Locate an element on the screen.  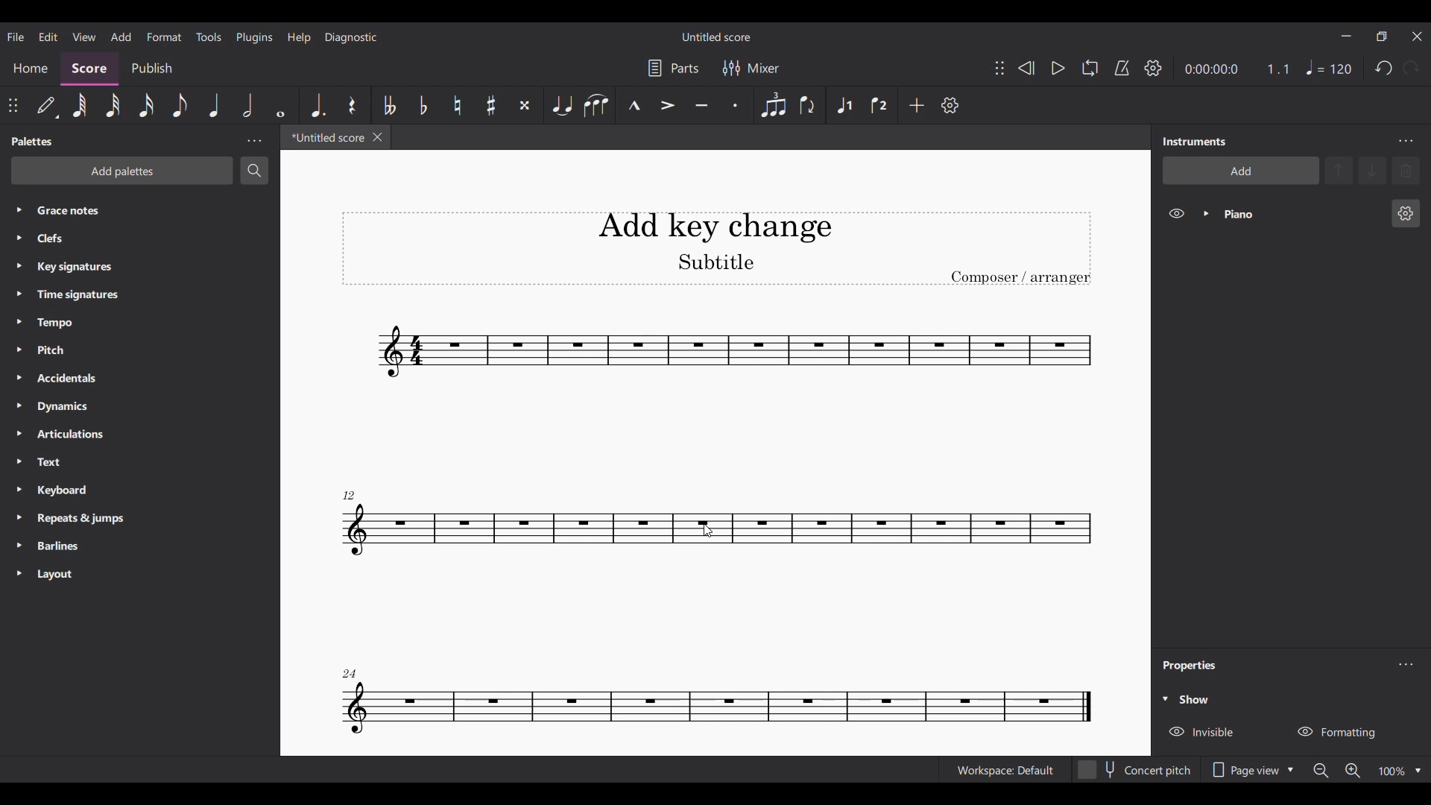
Marcato is located at coordinates (634, 104).